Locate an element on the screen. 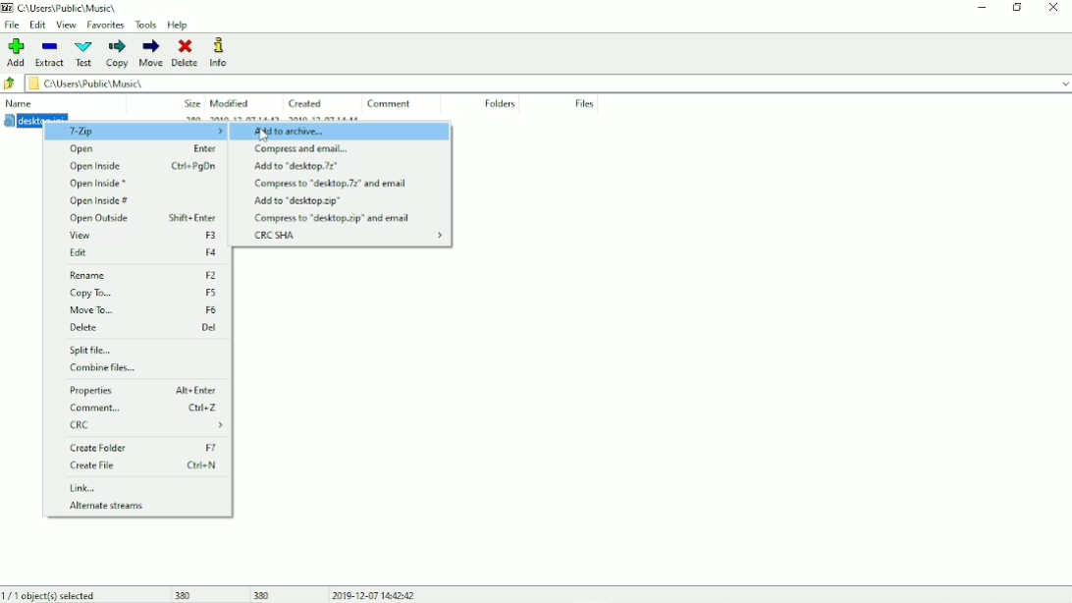 The height and width of the screenshot is (603, 1072). Compress to "desktop.7z" and email is located at coordinates (334, 185).